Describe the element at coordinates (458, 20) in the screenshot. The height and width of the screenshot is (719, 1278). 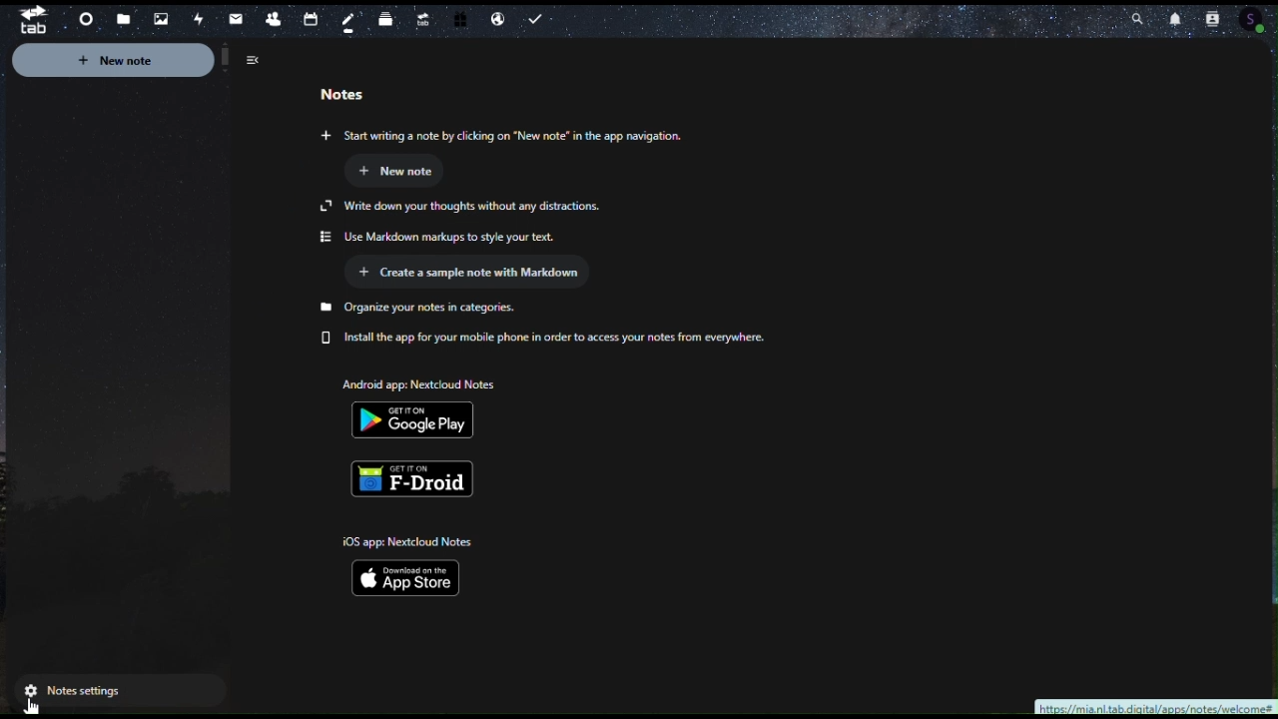
I see `Free trial` at that location.